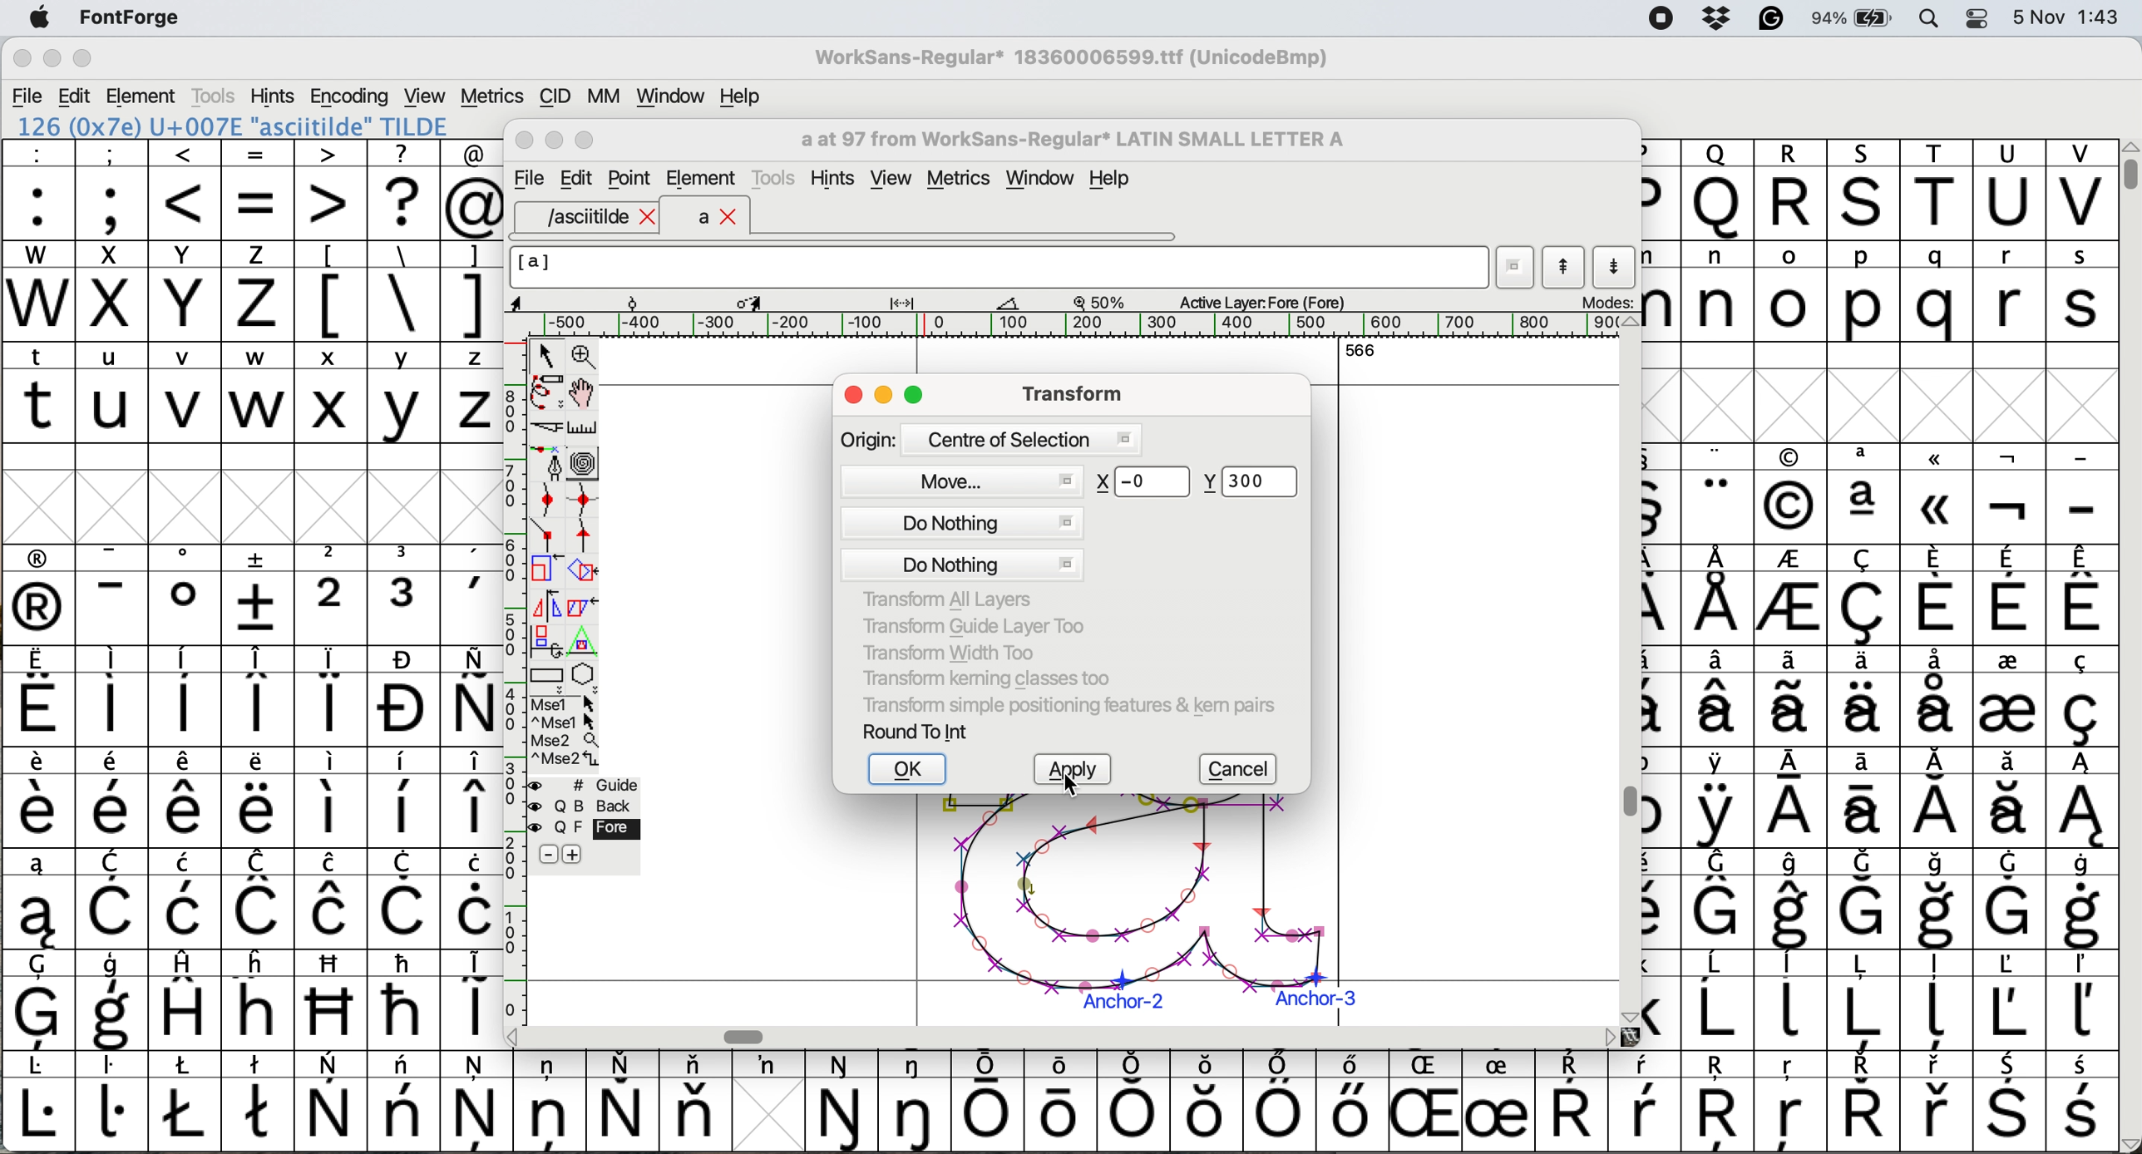  I want to click on skew selection, so click(587, 609).